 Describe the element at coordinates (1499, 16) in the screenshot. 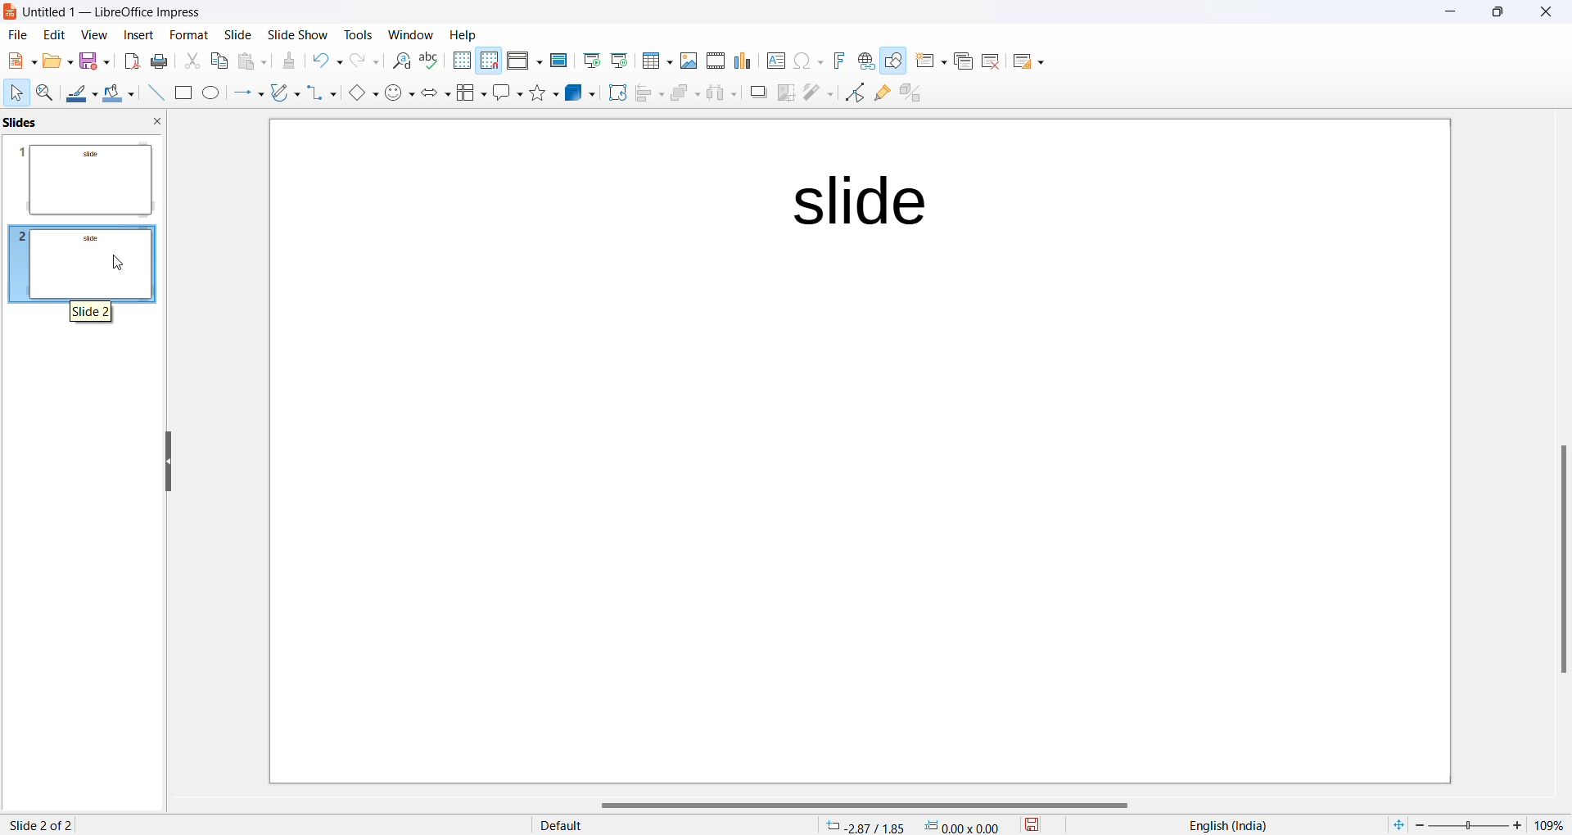

I see `maximize` at that location.